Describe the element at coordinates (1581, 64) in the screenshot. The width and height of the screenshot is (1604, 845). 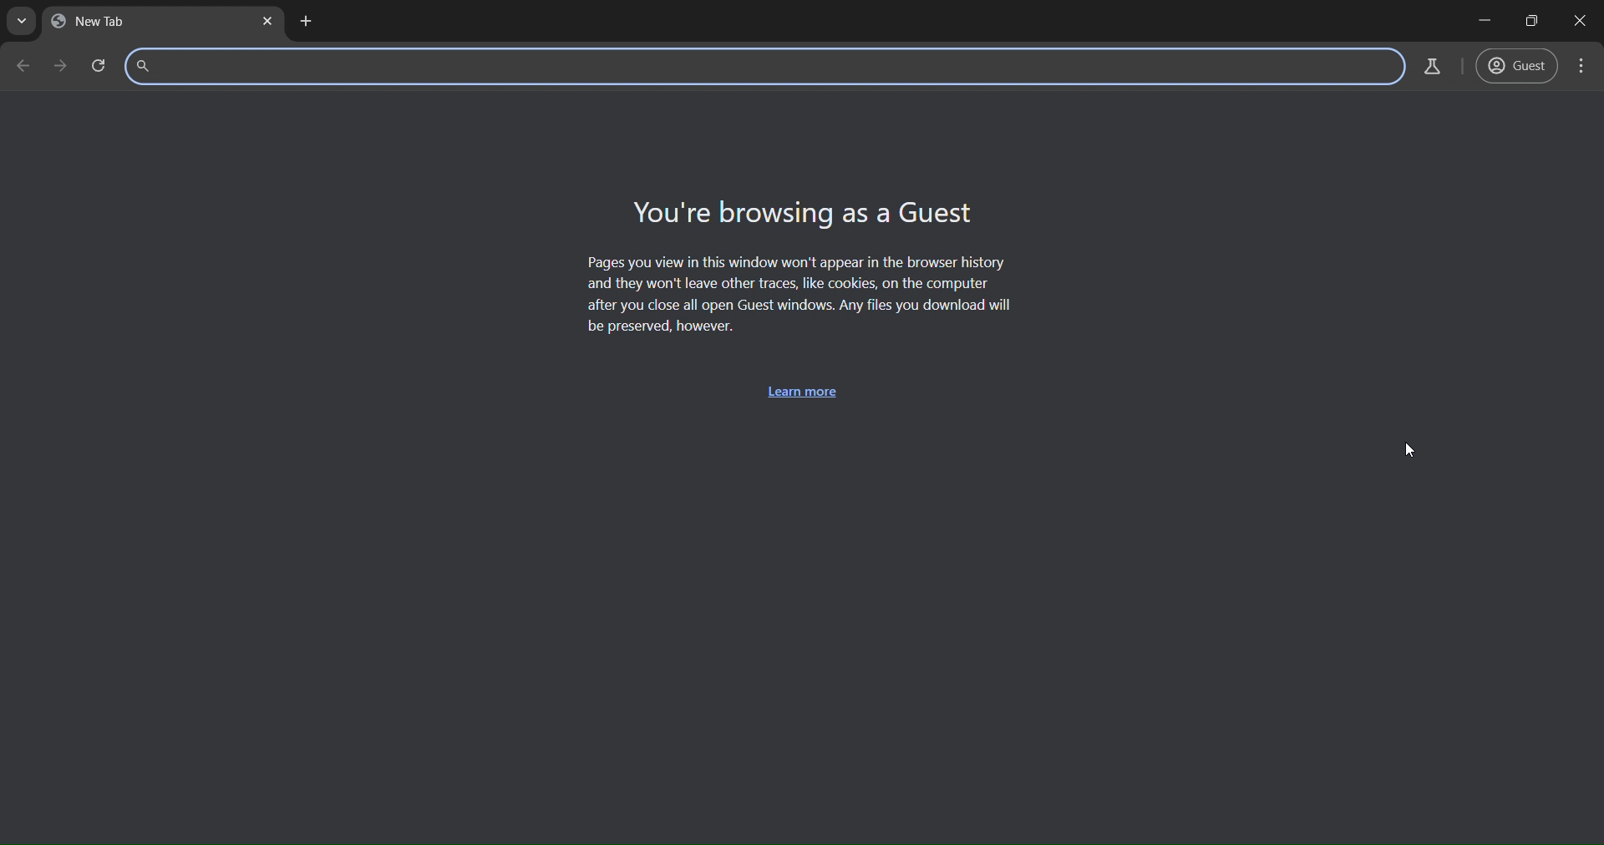
I see `menu` at that location.